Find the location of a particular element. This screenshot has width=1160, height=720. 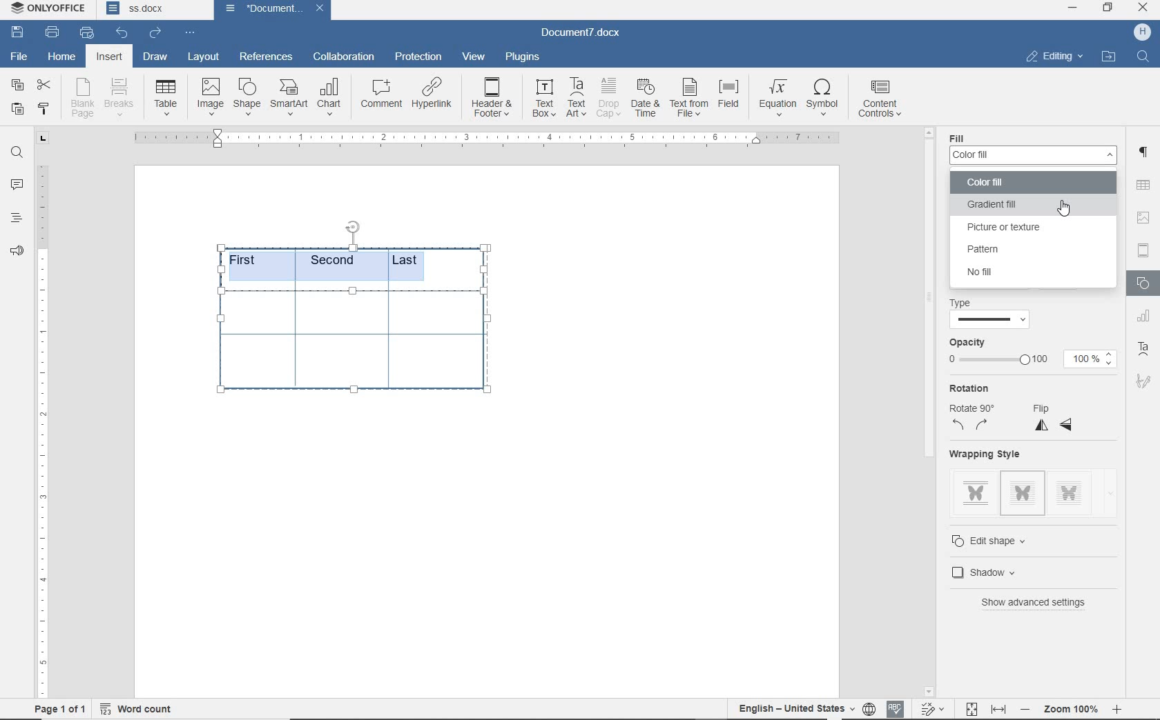

scroll down is located at coordinates (929, 690).